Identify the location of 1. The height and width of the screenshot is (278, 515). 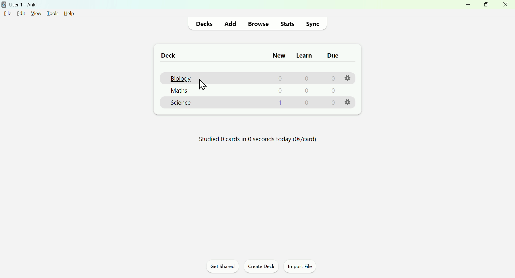
(279, 103).